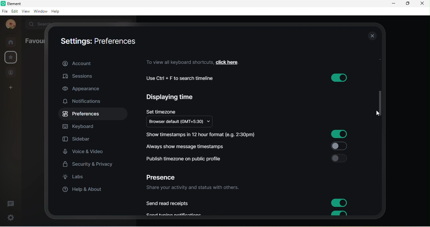 This screenshot has width=430, height=227. Describe the element at coordinates (178, 62) in the screenshot. I see `to view all keyboard shortcuts,` at that location.